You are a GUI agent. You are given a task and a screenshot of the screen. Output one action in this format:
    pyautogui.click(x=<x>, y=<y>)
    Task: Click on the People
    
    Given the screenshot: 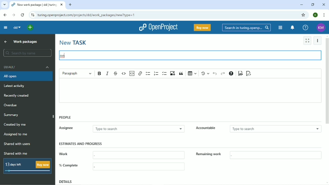 What is the action you would take?
    pyautogui.click(x=65, y=117)
    